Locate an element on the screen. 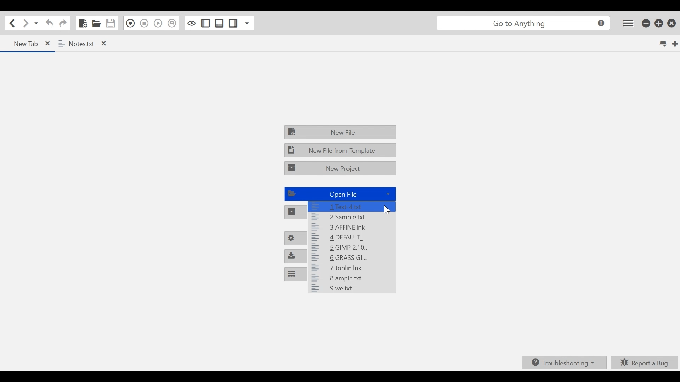 The image size is (680, 382). Save Macro to Toolbox as Superscript is located at coordinates (173, 22).